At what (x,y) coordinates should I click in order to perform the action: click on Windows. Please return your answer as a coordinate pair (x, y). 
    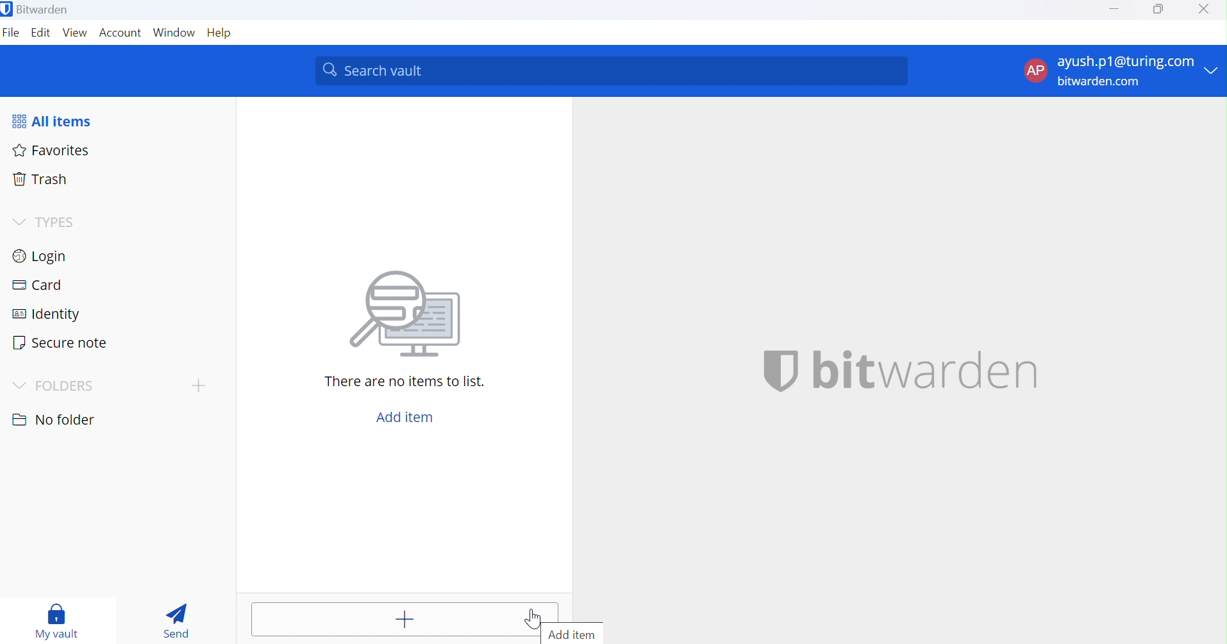
    Looking at the image, I should click on (174, 35).